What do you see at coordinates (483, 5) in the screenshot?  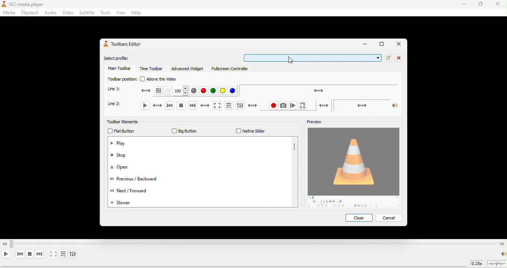 I see `maximize` at bounding box center [483, 5].